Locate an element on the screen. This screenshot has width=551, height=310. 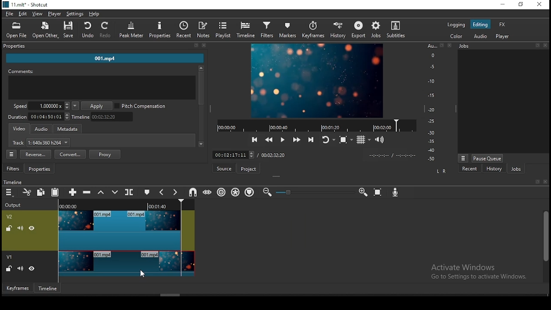
cut is located at coordinates (28, 193).